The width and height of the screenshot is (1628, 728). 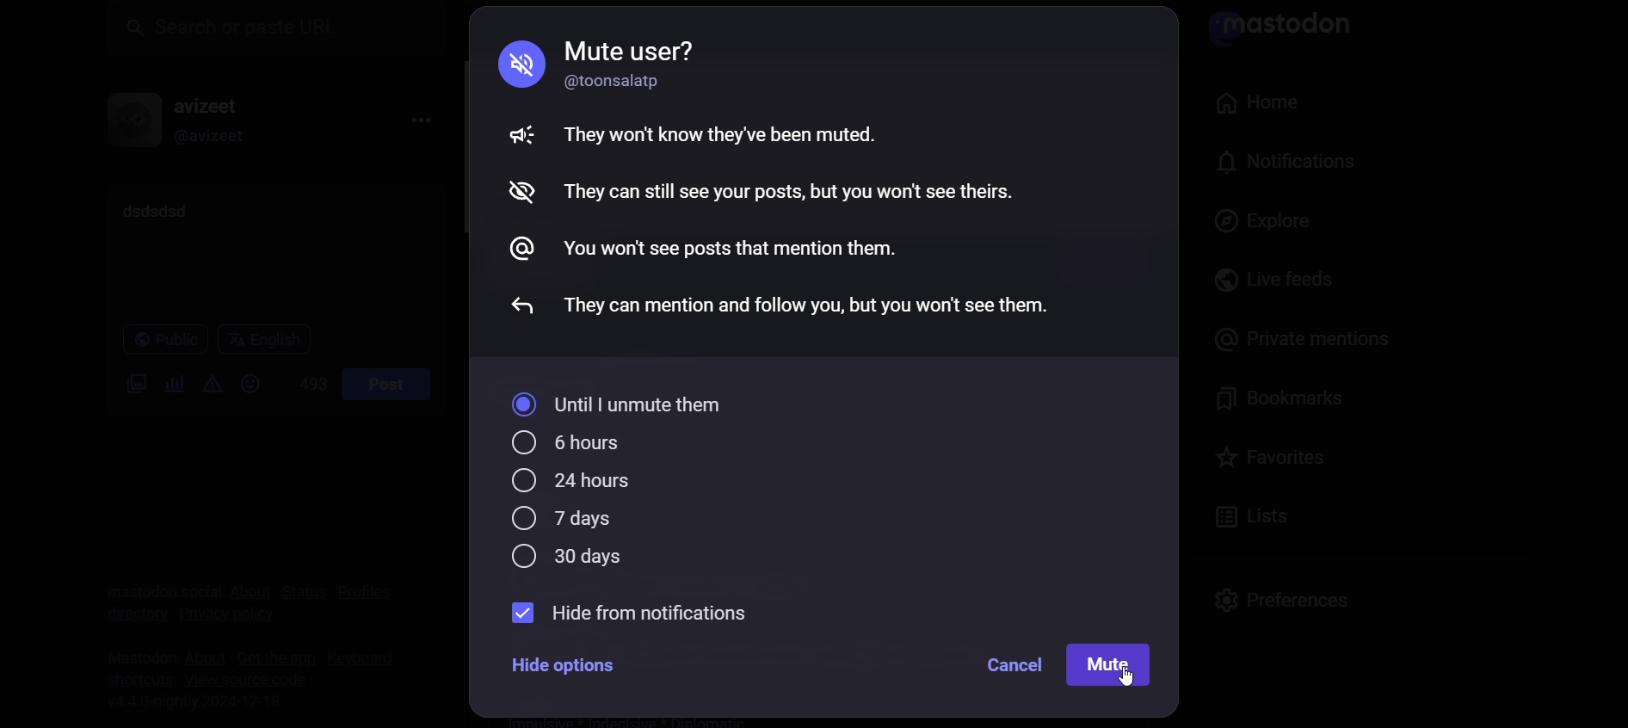 What do you see at coordinates (237, 614) in the screenshot?
I see `privacy policy` at bounding box center [237, 614].